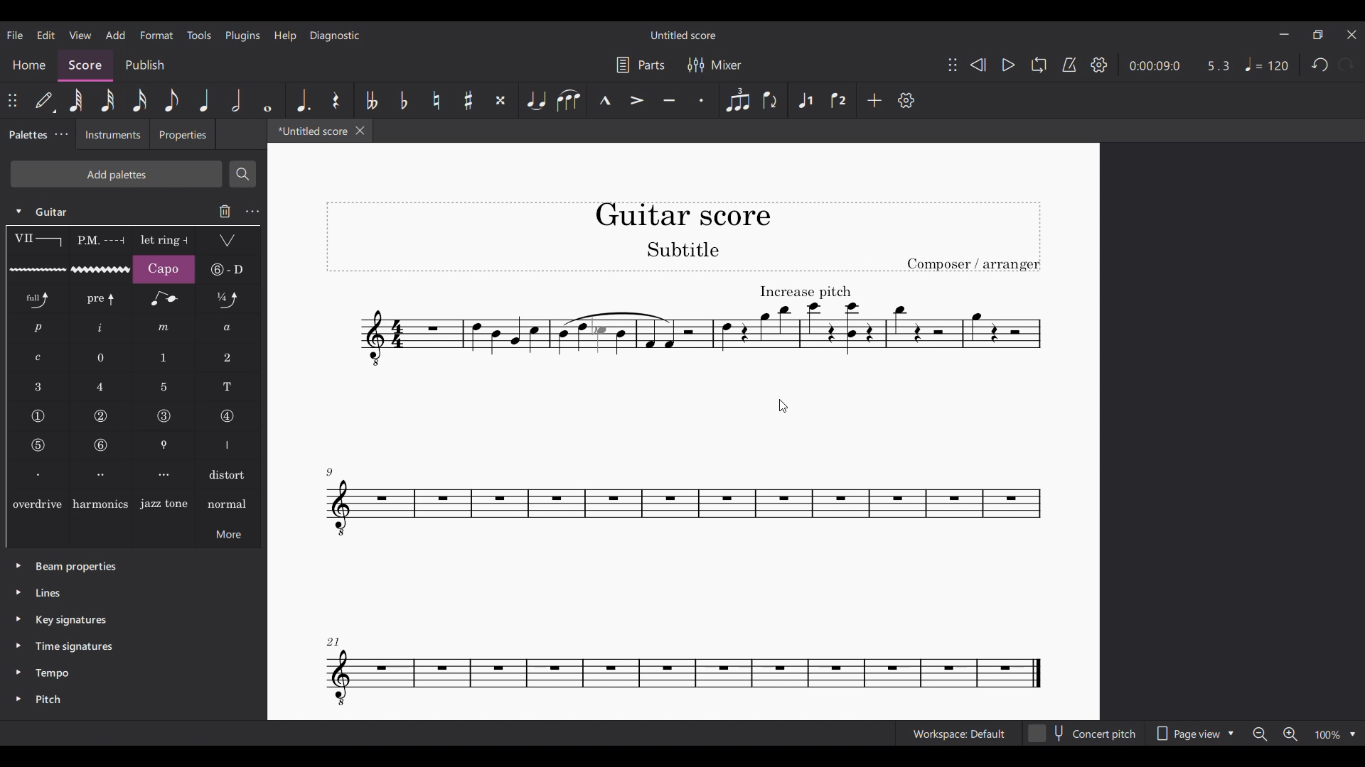  What do you see at coordinates (637, 100) in the screenshot?
I see `Accent` at bounding box center [637, 100].